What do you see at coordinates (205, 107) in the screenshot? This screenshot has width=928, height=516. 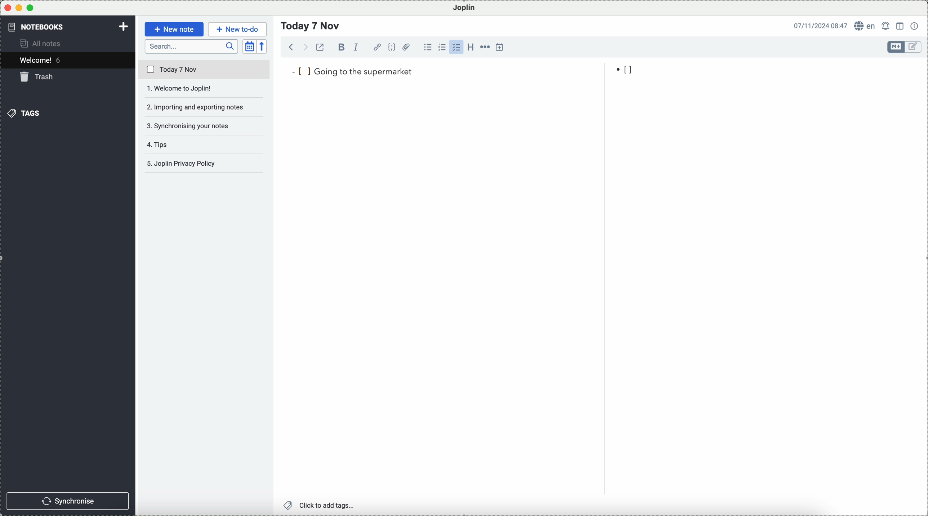 I see `importing and exporting notes` at bounding box center [205, 107].